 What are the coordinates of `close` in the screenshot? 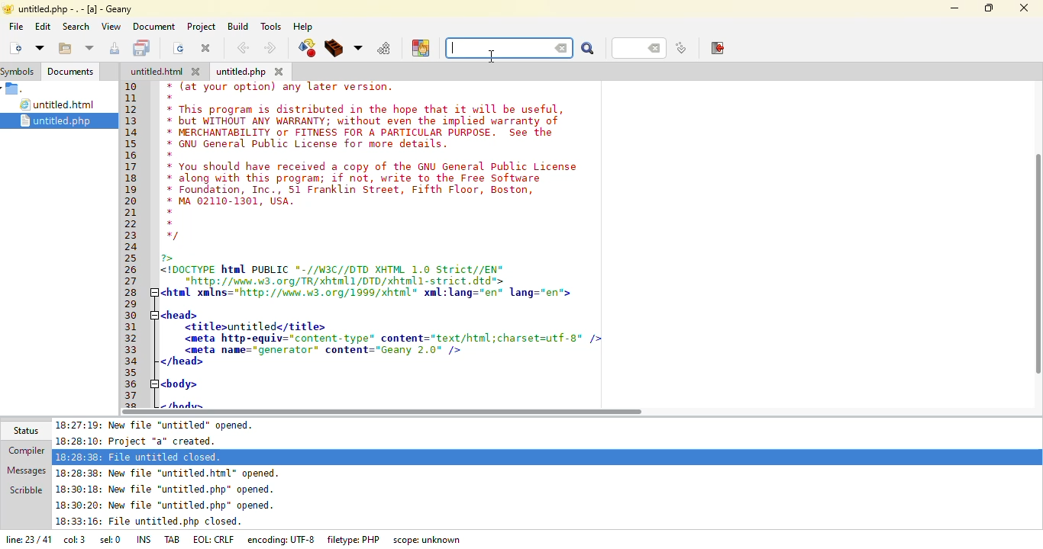 It's located at (279, 71).